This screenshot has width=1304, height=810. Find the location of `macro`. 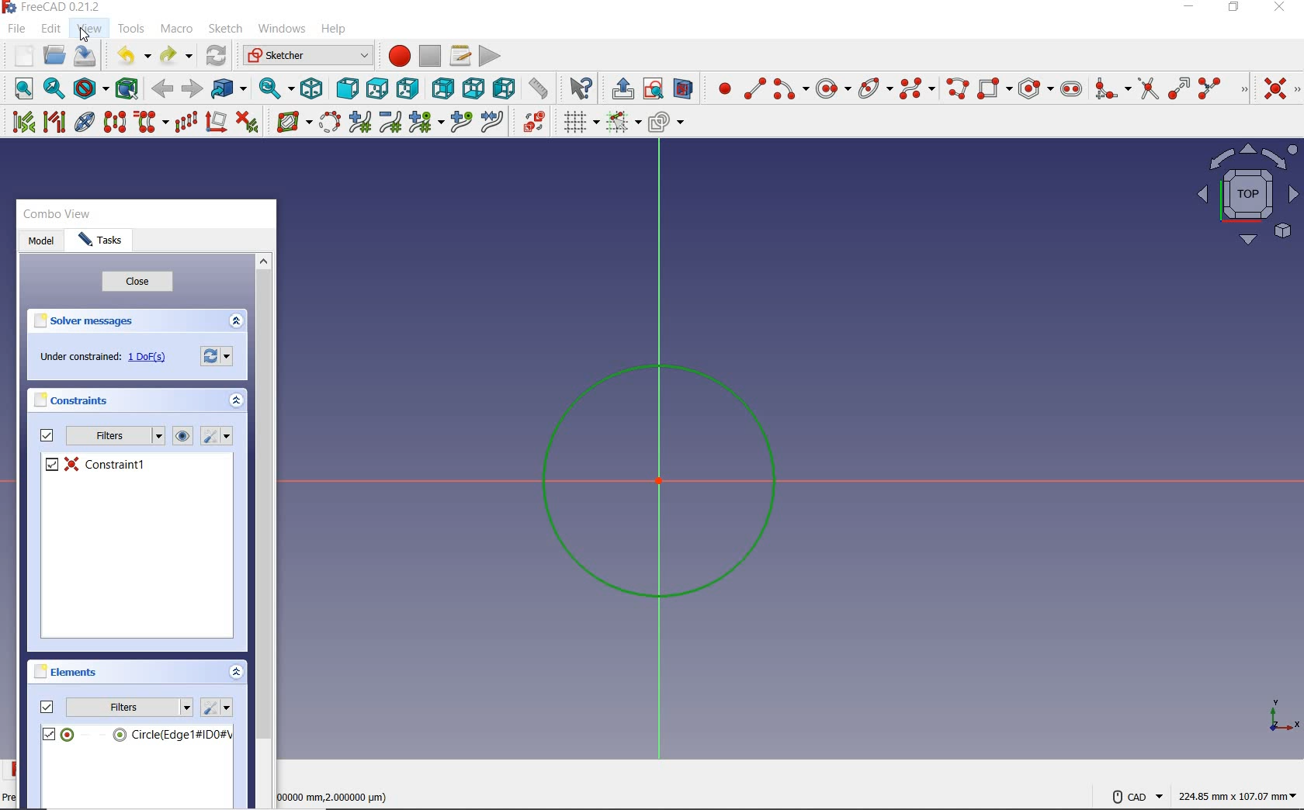

macro is located at coordinates (176, 29).